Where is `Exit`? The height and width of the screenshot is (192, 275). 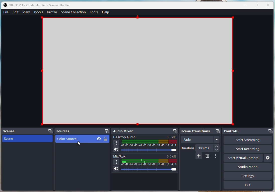
Exit is located at coordinates (248, 186).